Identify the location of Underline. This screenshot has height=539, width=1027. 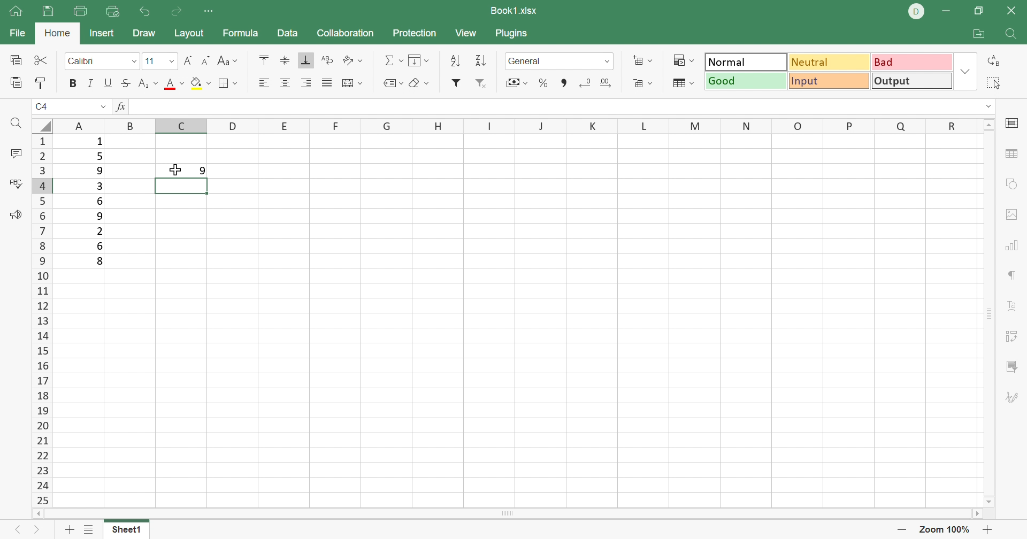
(110, 83).